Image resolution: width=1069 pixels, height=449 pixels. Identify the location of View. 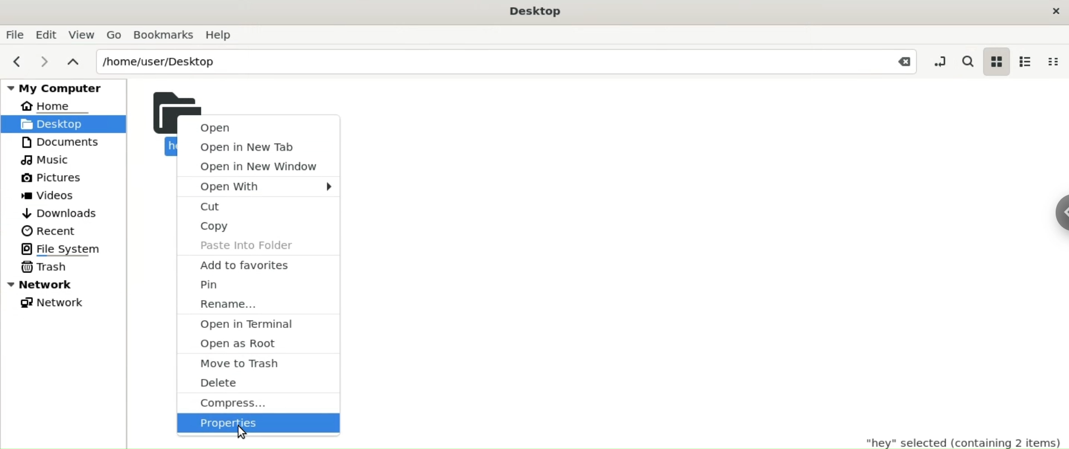
(81, 34).